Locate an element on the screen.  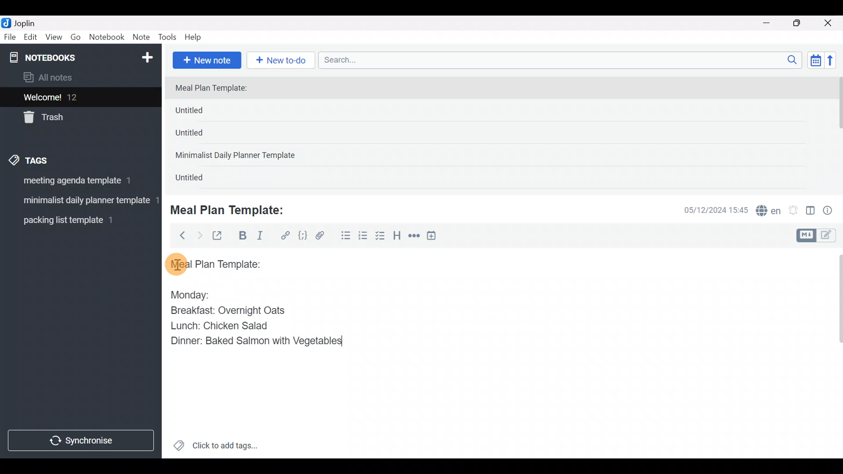
Text editor is located at coordinates (490, 401).